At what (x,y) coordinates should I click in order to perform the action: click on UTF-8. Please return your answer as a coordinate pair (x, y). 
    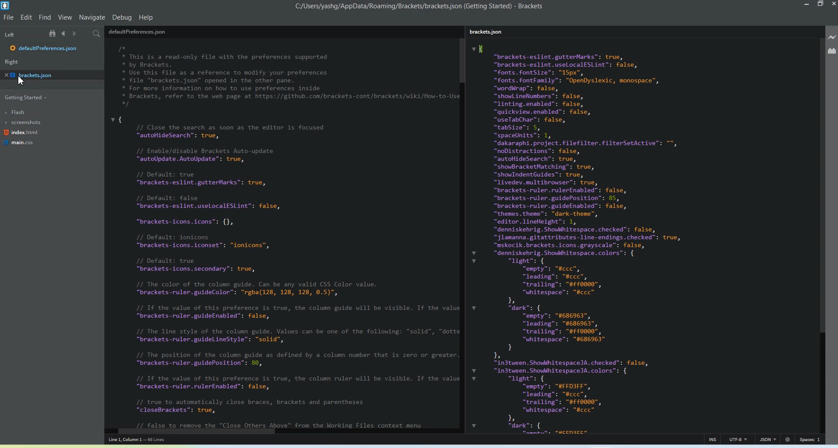
    Looking at the image, I should click on (739, 439).